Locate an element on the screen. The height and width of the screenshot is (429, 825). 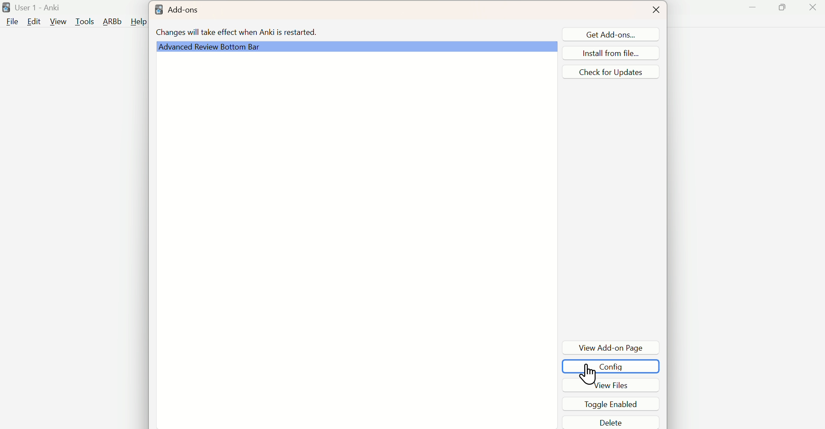
file is located at coordinates (10, 24).